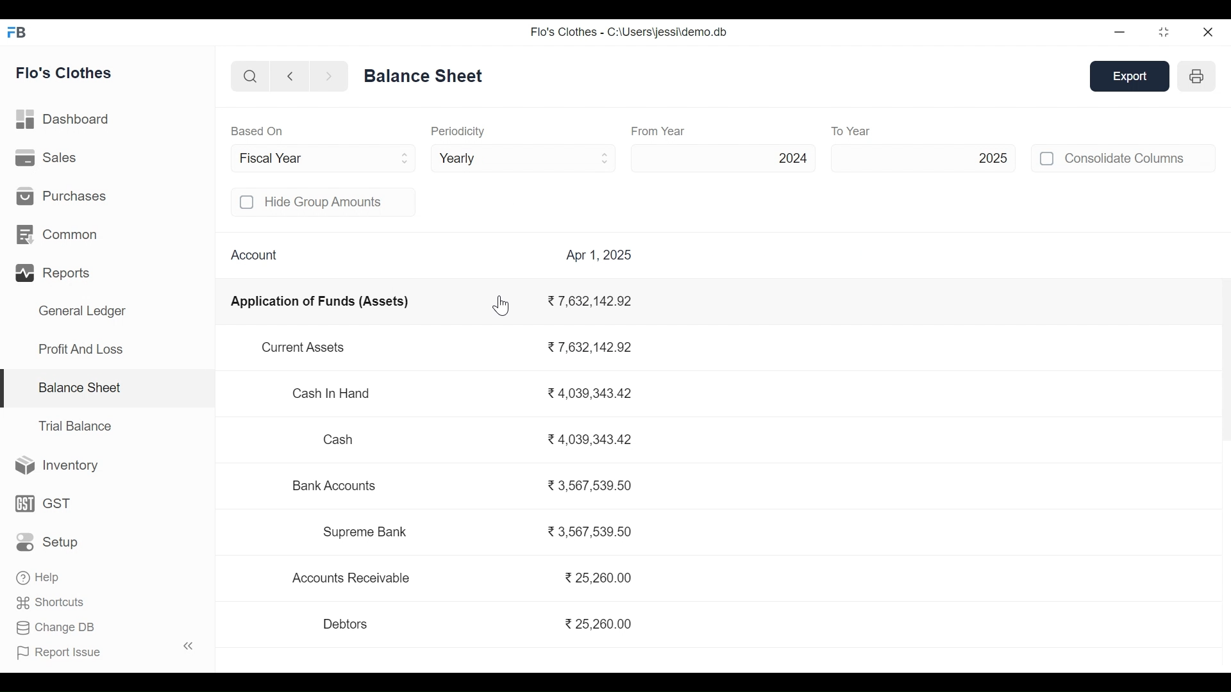  Describe the element at coordinates (476, 440) in the screenshot. I see `Cash %4,039,343.42` at that location.